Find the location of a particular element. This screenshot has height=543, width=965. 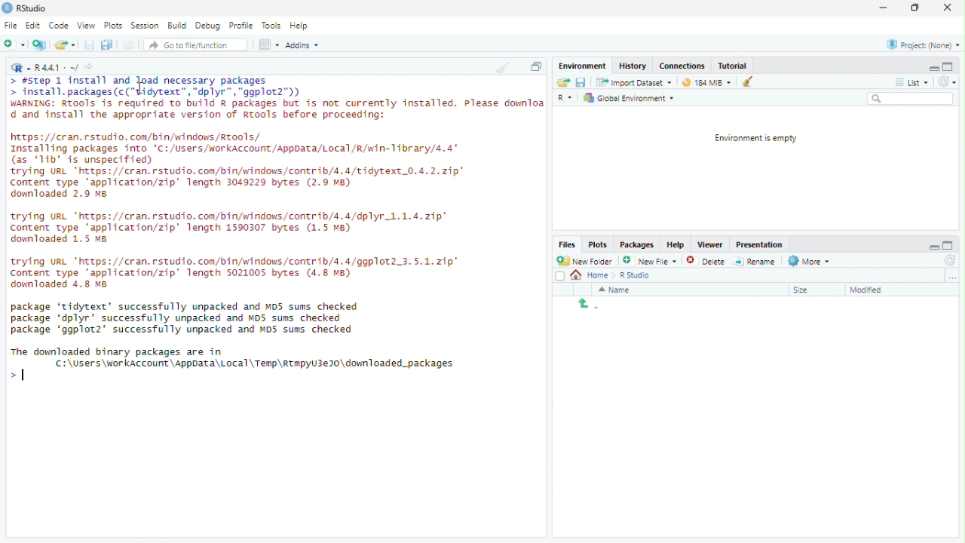

Environment is empty is located at coordinates (752, 139).